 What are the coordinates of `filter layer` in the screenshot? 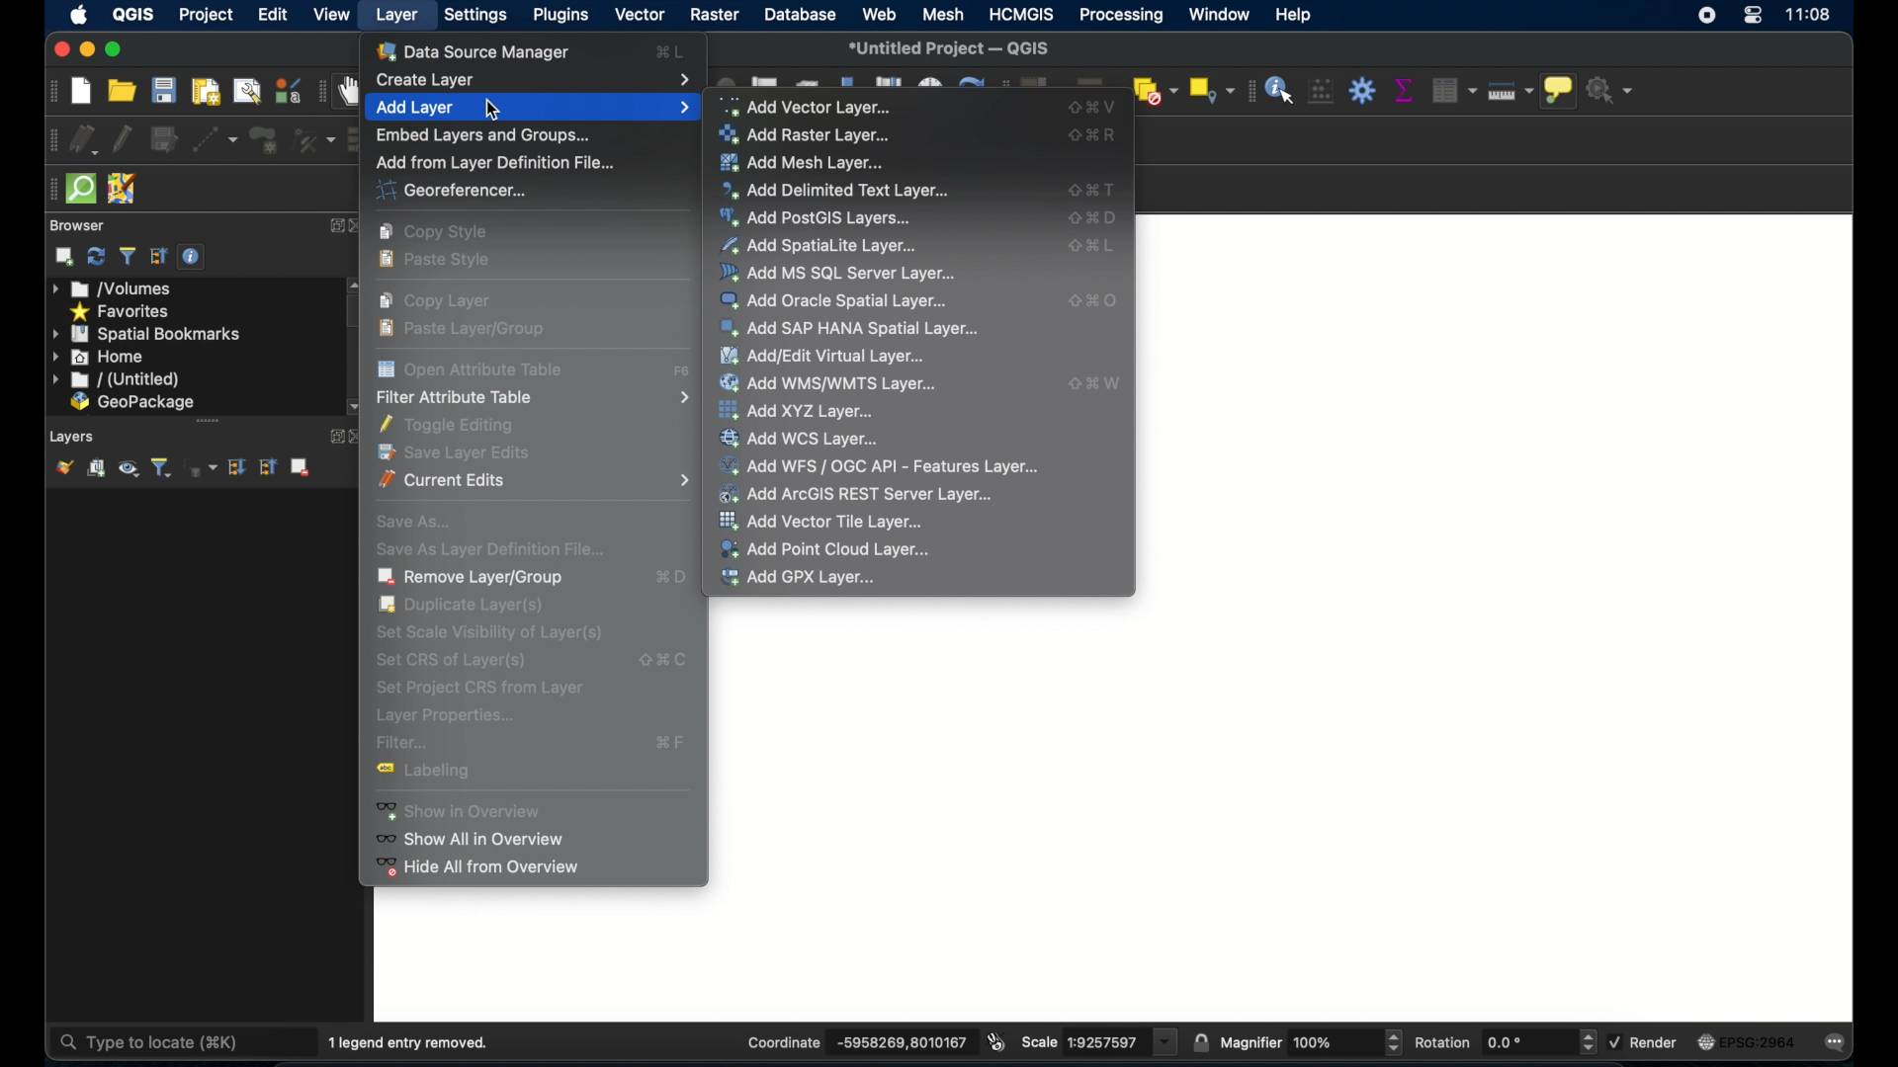 It's located at (161, 467).